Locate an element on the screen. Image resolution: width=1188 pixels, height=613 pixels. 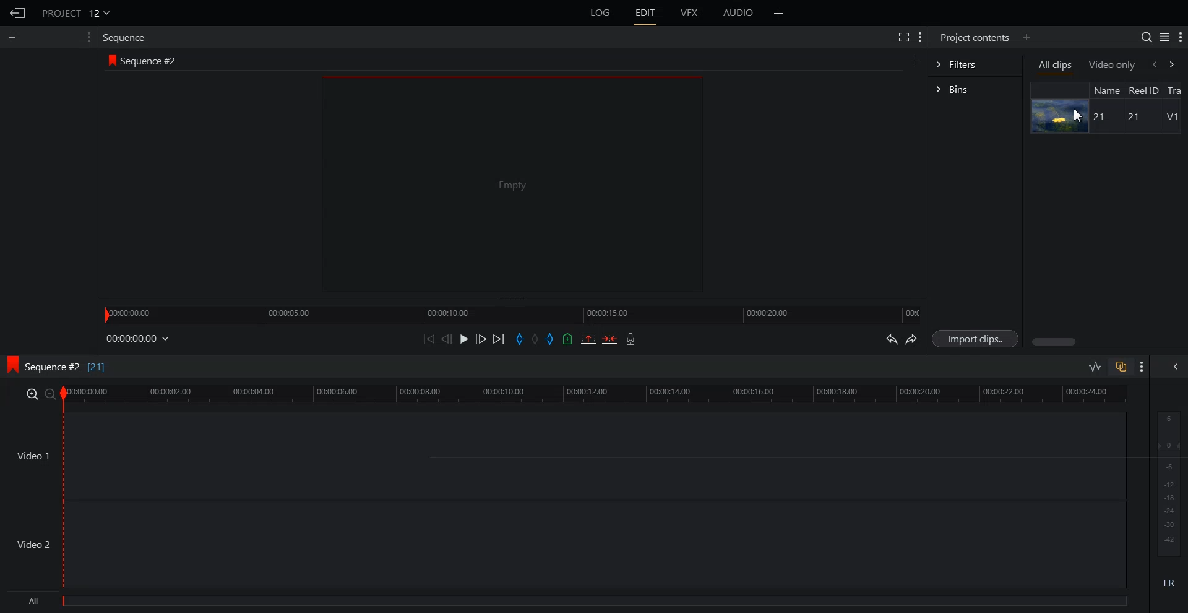
backward is located at coordinates (1153, 64).